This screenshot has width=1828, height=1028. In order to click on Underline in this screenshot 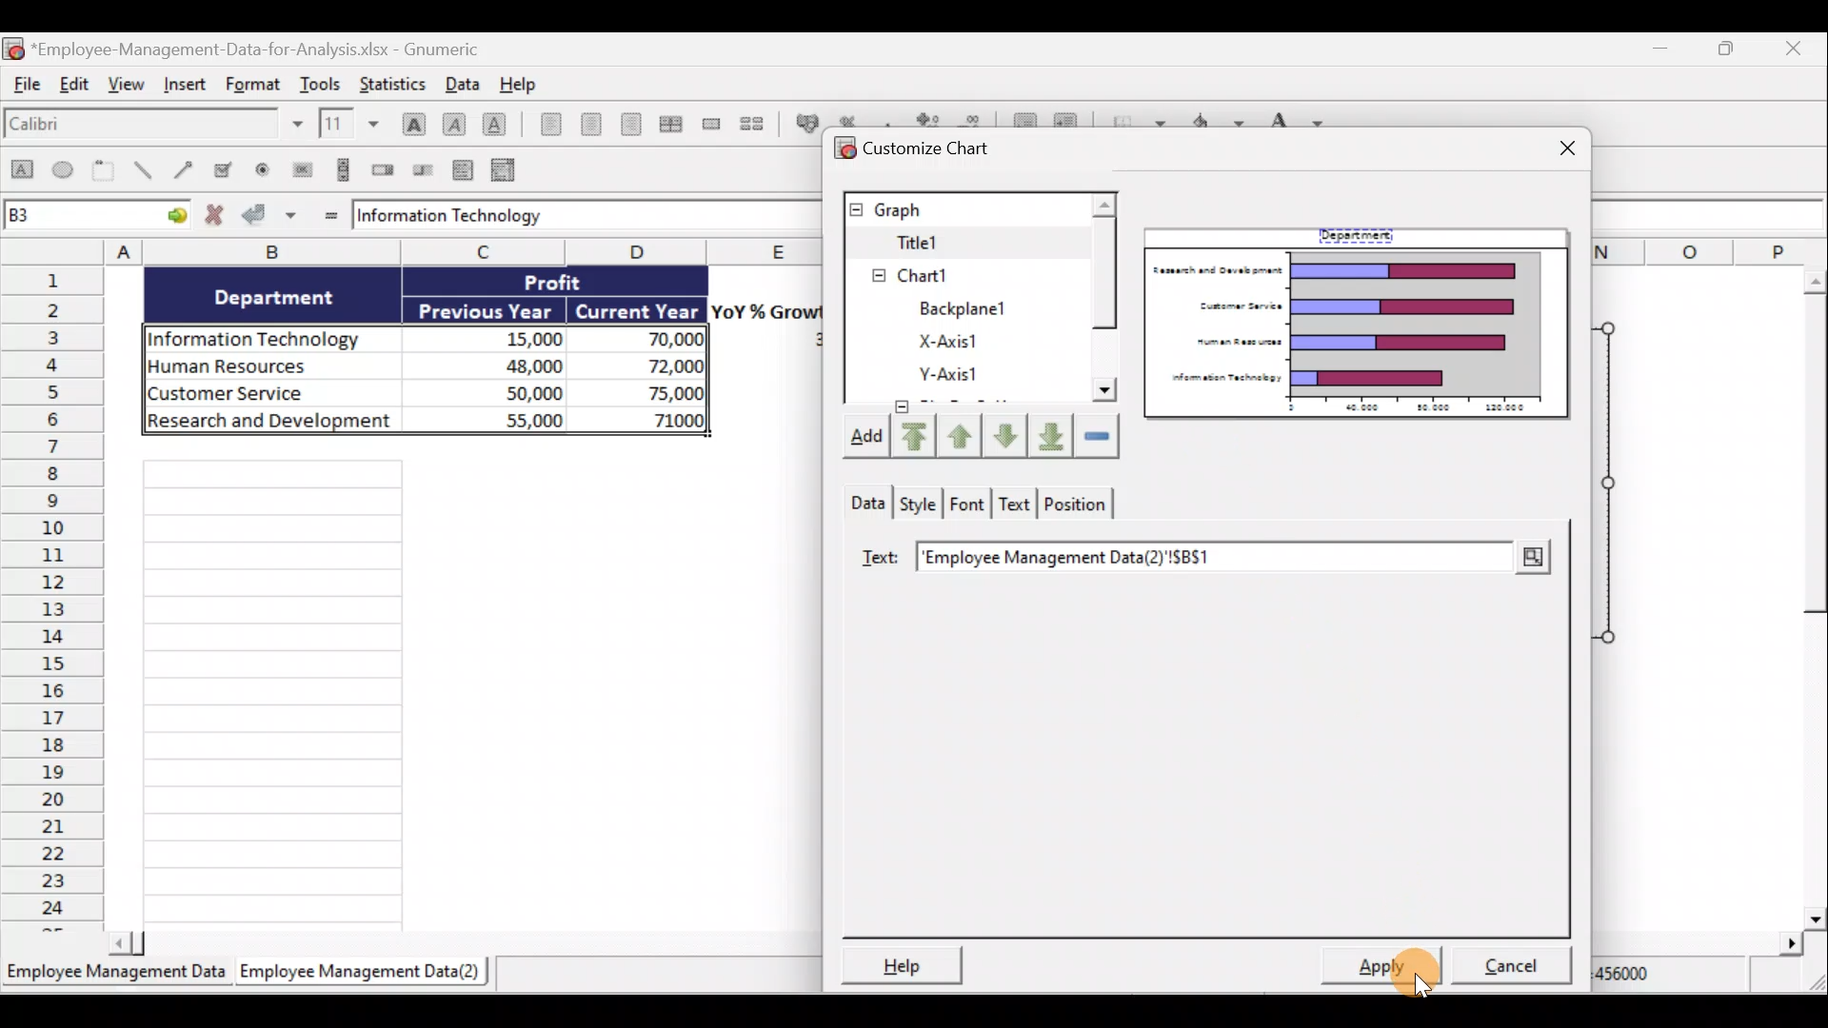, I will do `click(495, 121)`.